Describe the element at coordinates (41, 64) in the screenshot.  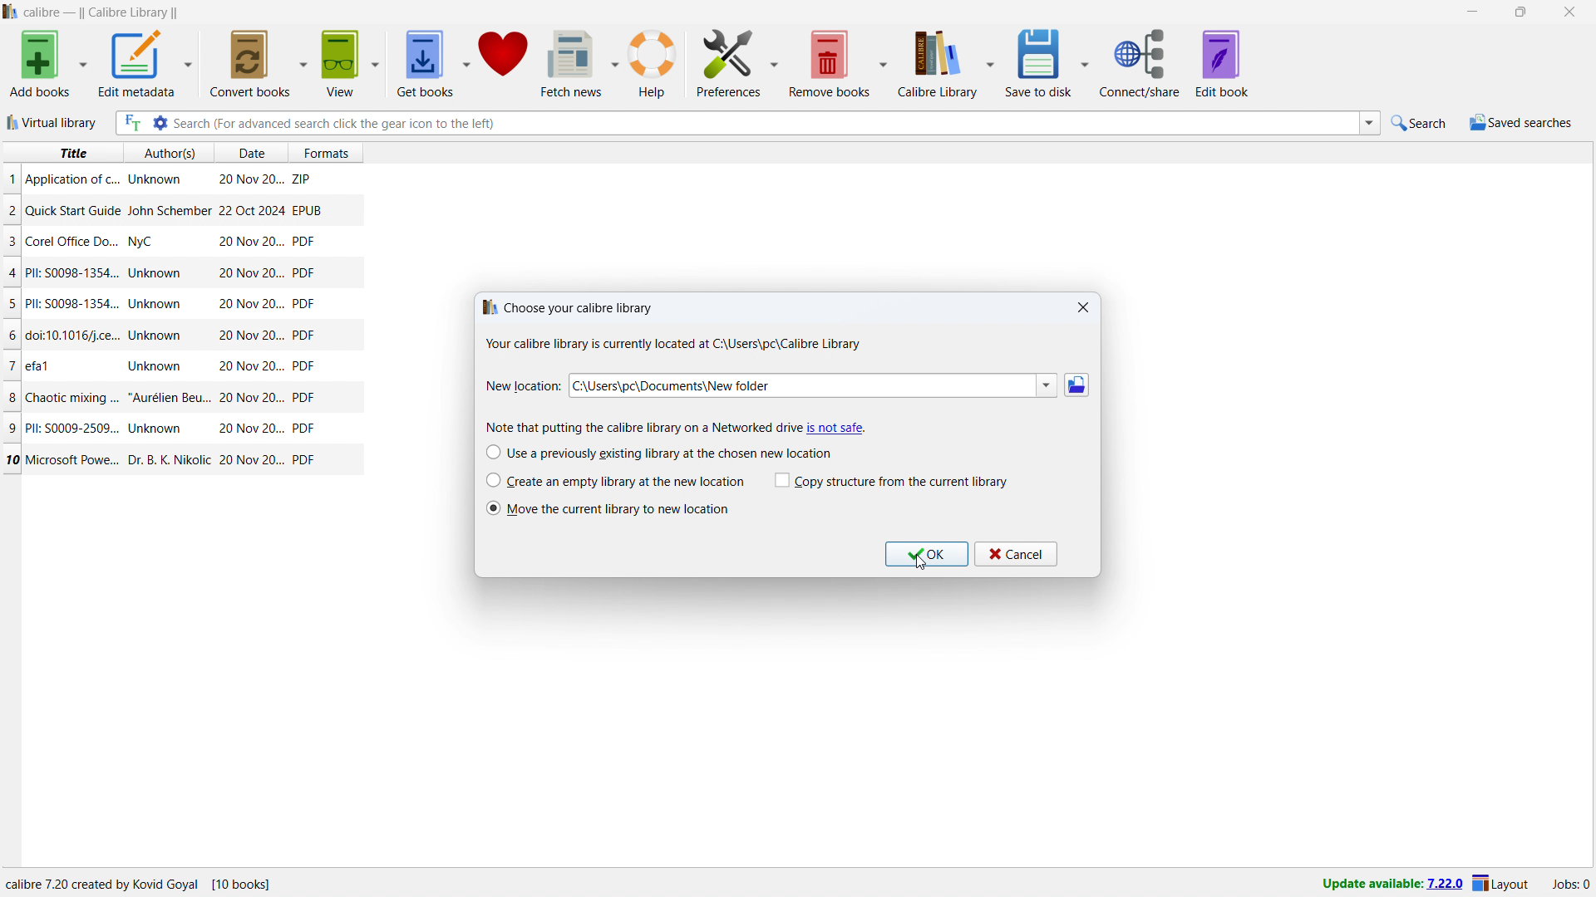
I see `add books` at that location.